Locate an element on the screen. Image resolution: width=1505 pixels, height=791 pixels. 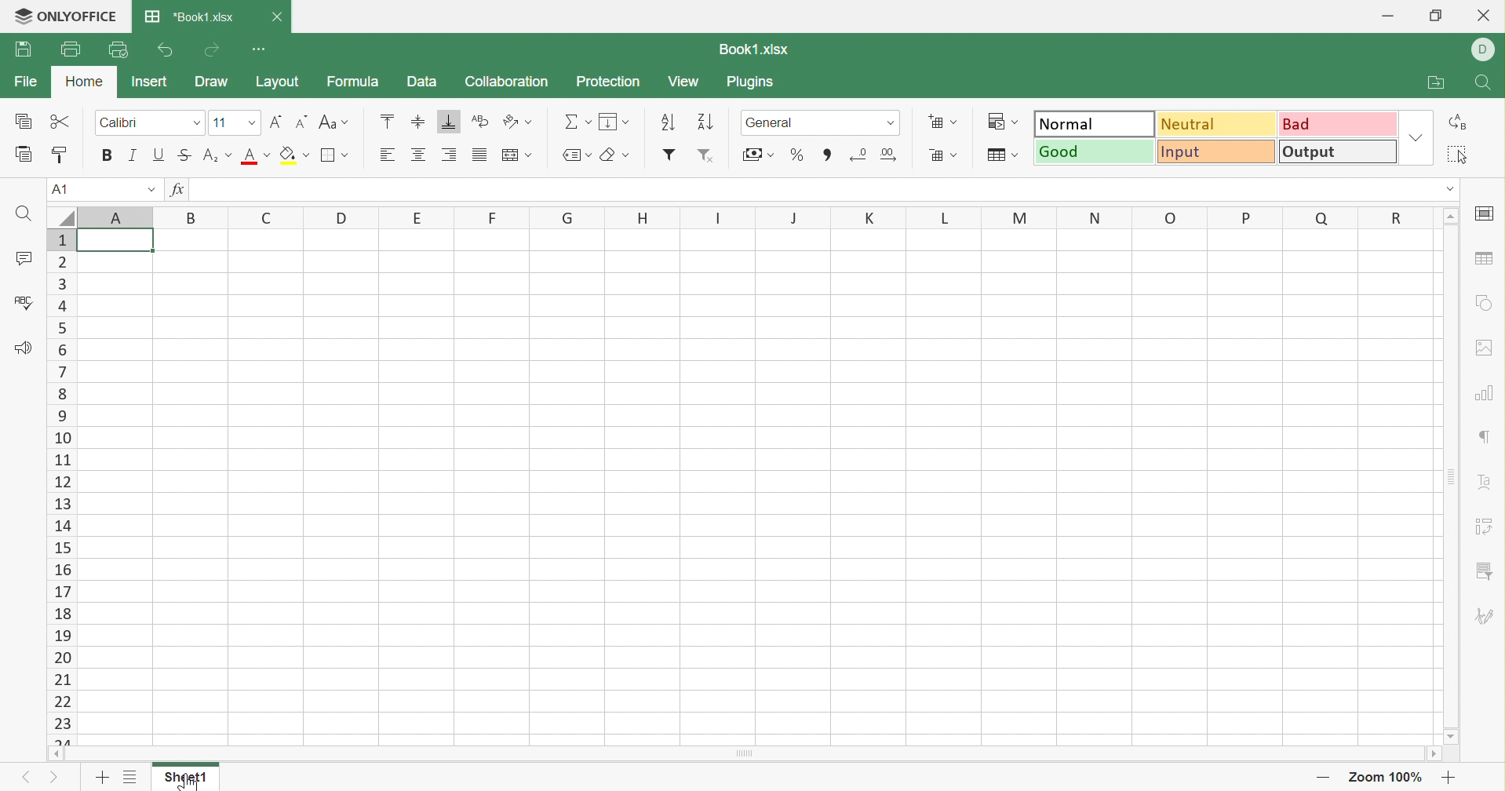
Italic is located at coordinates (133, 155).